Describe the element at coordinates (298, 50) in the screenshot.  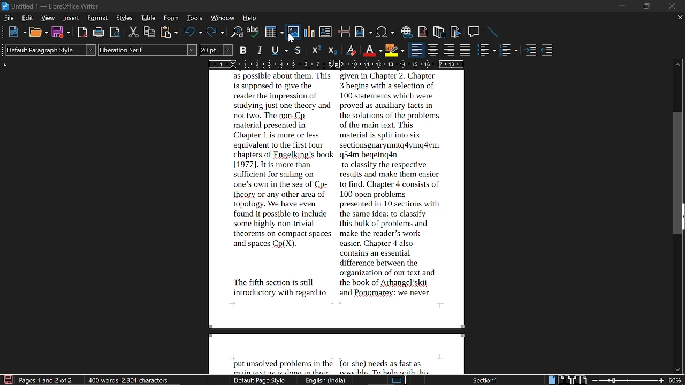
I see `strikethrough` at that location.